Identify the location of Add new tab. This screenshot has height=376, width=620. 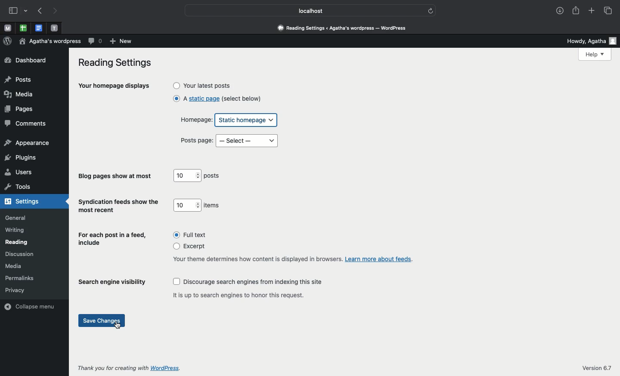
(592, 9).